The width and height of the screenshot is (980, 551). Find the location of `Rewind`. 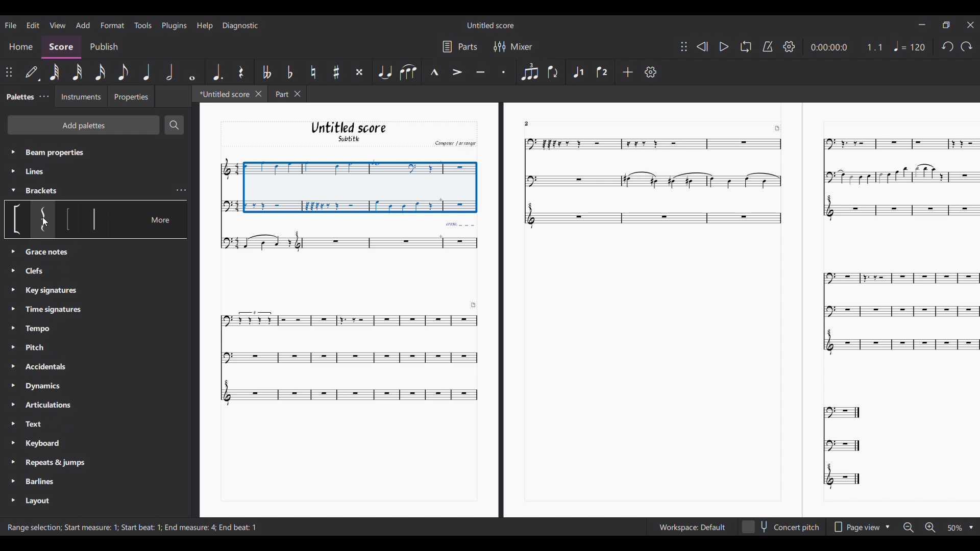

Rewind is located at coordinates (702, 46).